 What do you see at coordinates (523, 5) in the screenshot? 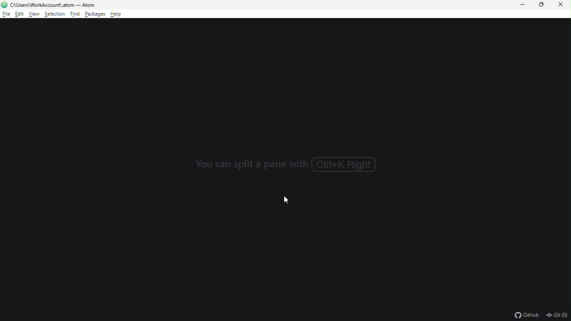
I see `minimize` at bounding box center [523, 5].